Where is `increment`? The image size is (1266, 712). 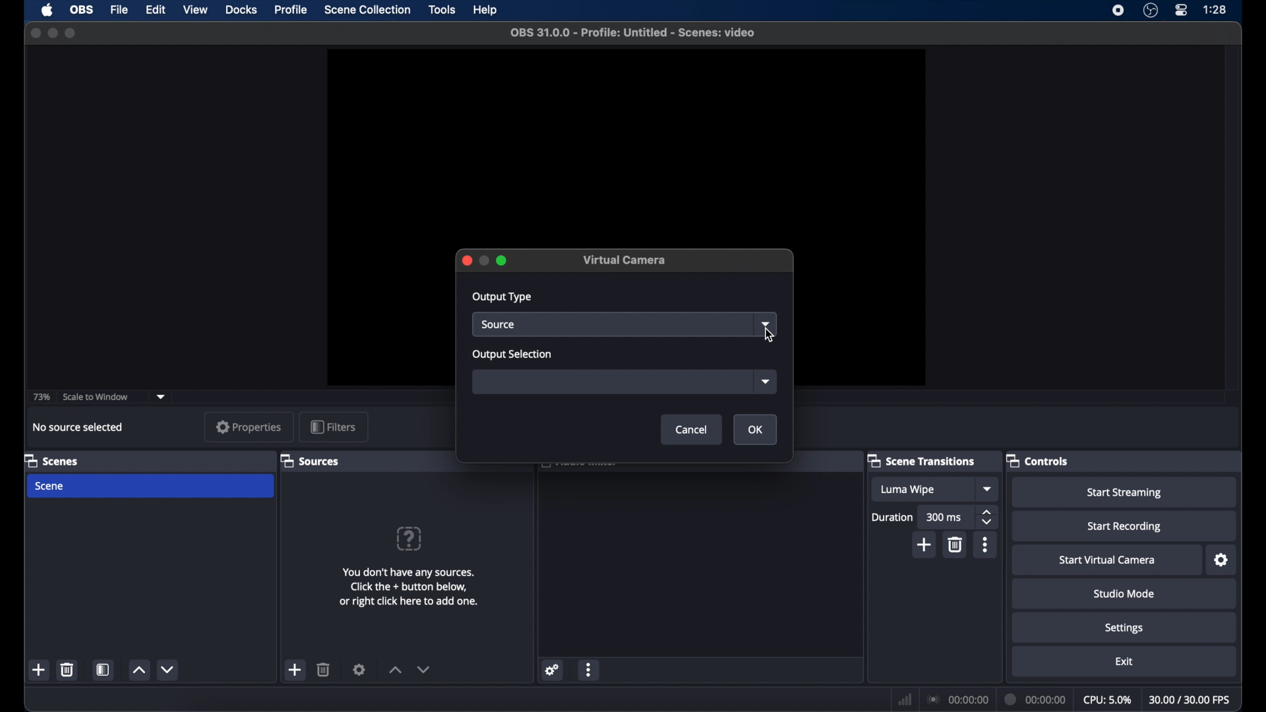 increment is located at coordinates (138, 670).